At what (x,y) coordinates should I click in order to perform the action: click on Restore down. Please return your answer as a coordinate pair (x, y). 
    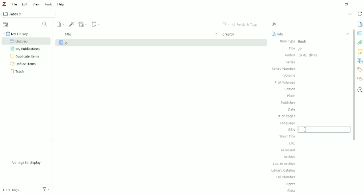
    Looking at the image, I should click on (346, 4).